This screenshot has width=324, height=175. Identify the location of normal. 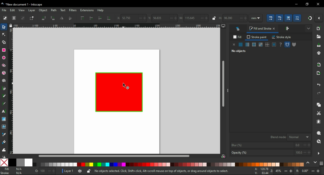
(300, 137).